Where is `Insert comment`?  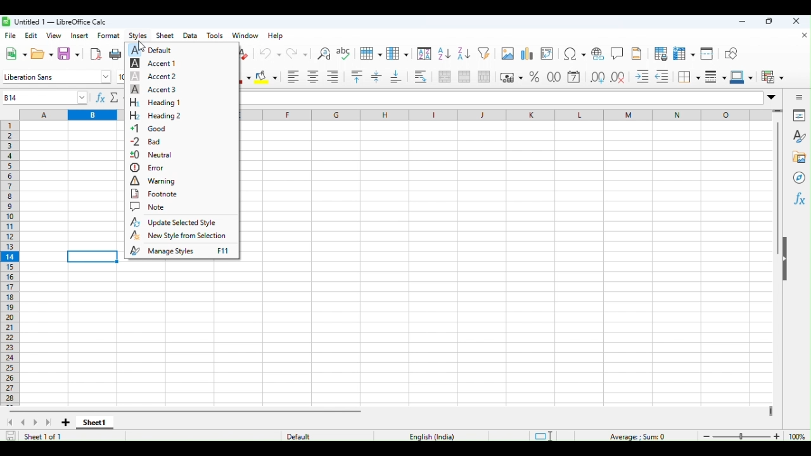 Insert comment is located at coordinates (618, 53).